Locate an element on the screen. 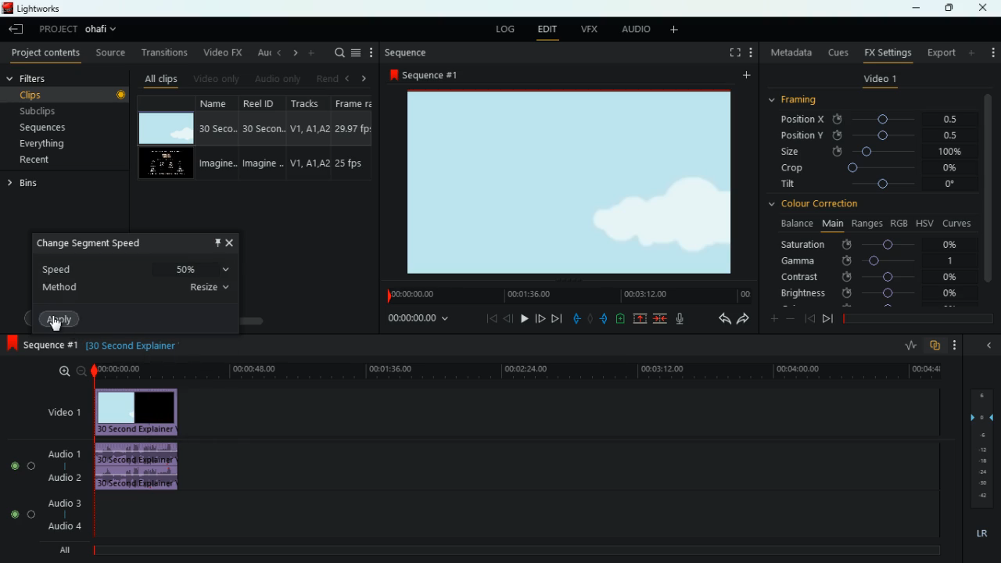 This screenshot has width=1001, height=563. forward is located at coordinates (540, 318).